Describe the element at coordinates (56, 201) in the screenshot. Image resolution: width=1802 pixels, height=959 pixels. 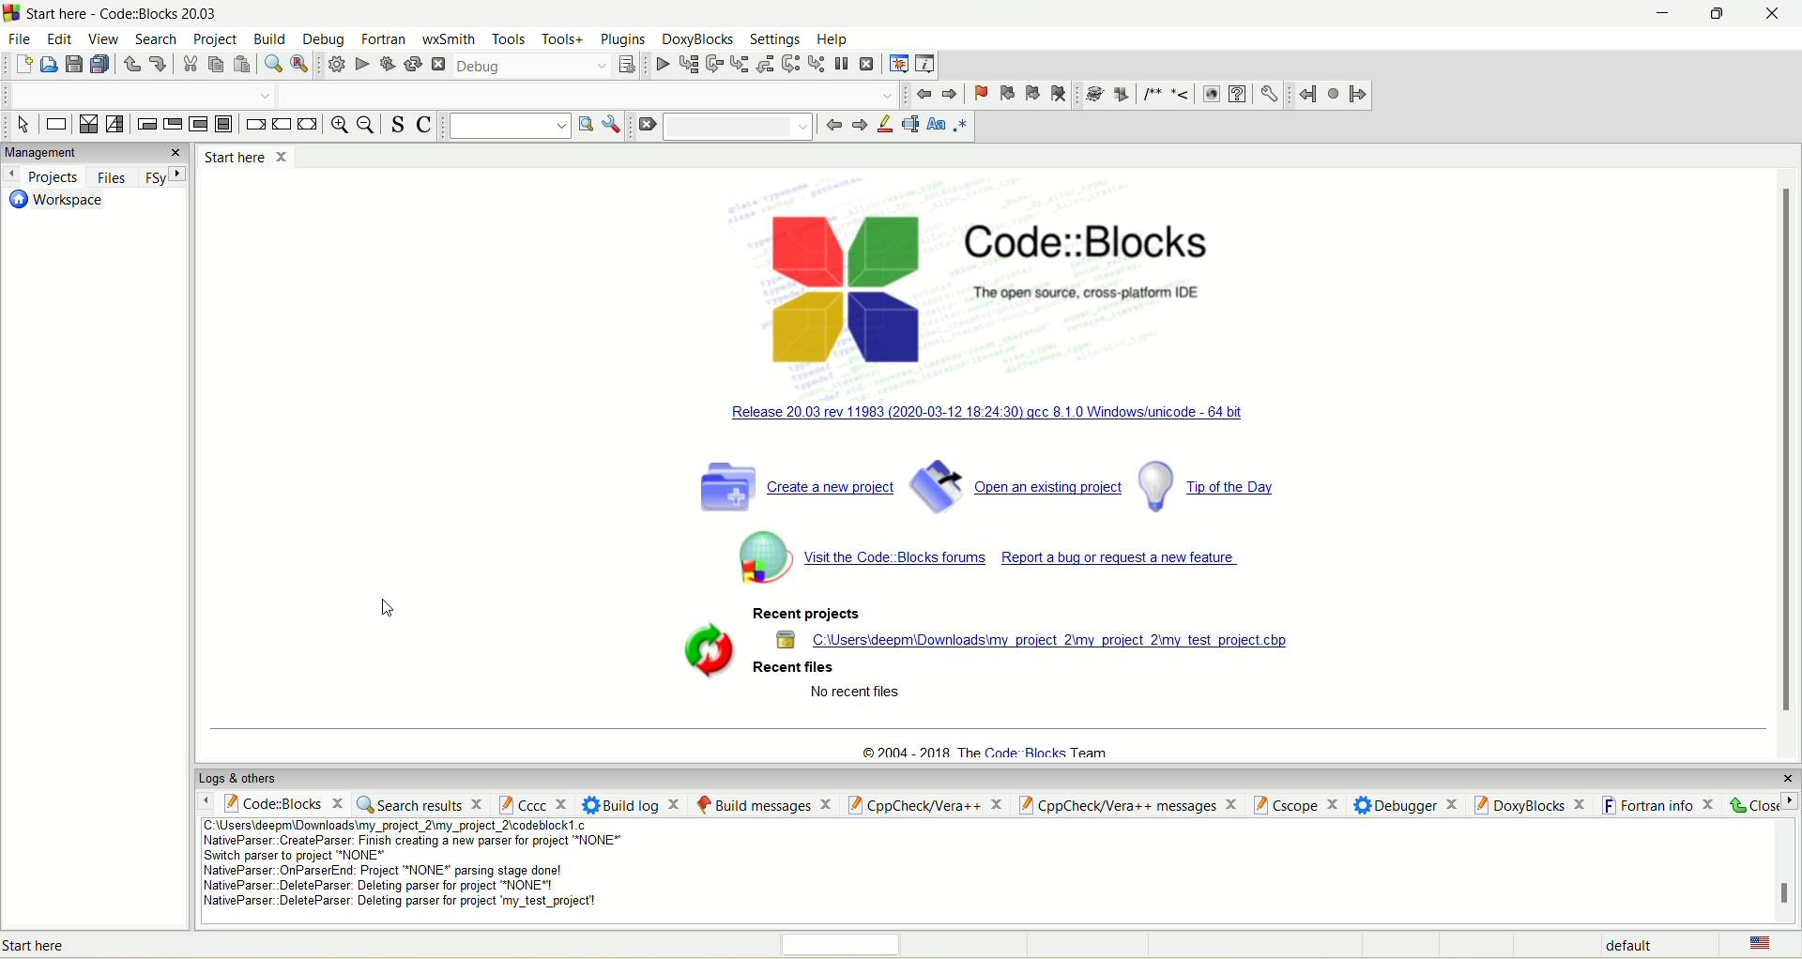
I see `workspace` at that location.